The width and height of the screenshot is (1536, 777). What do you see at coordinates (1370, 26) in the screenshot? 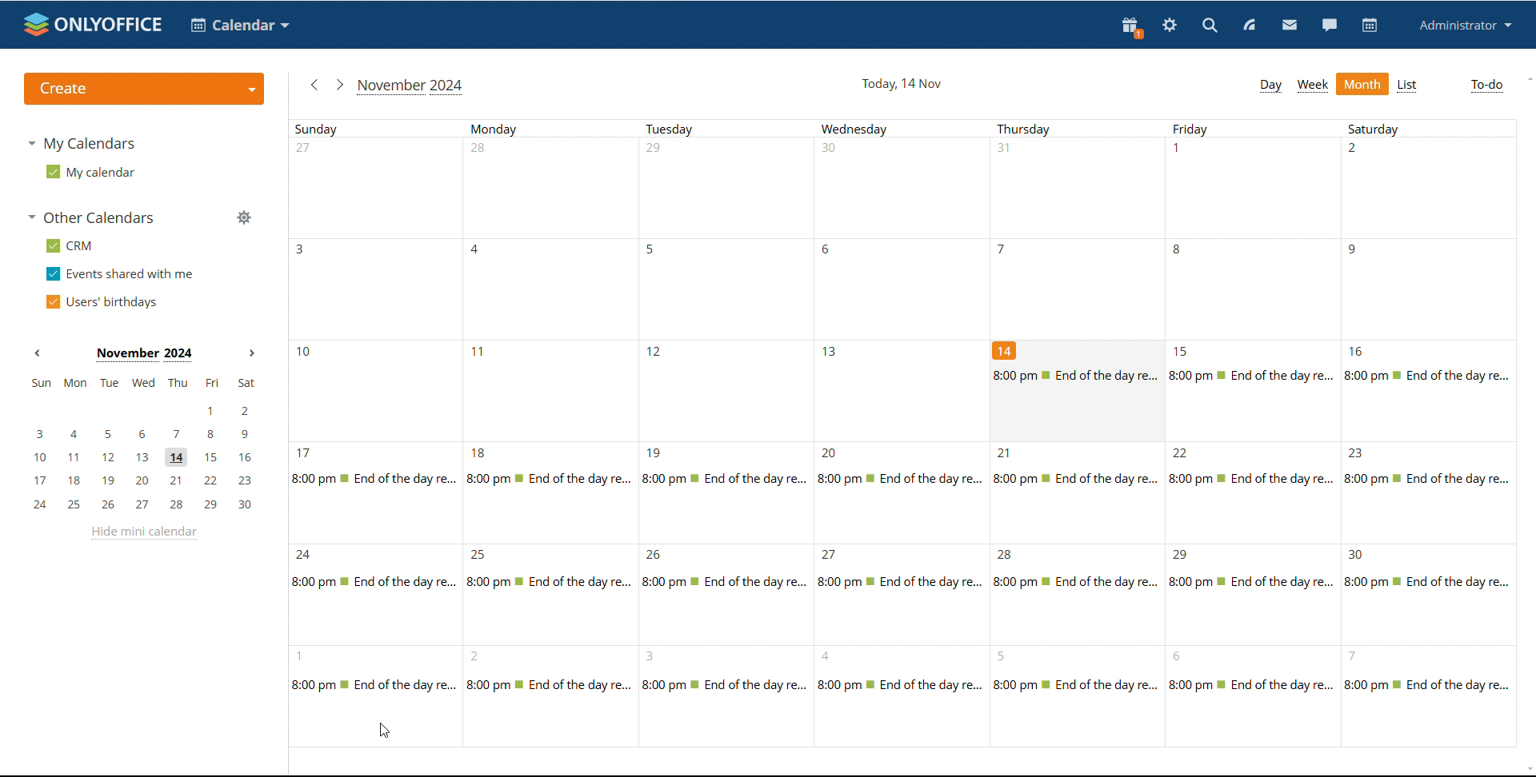
I see `calendar` at bounding box center [1370, 26].